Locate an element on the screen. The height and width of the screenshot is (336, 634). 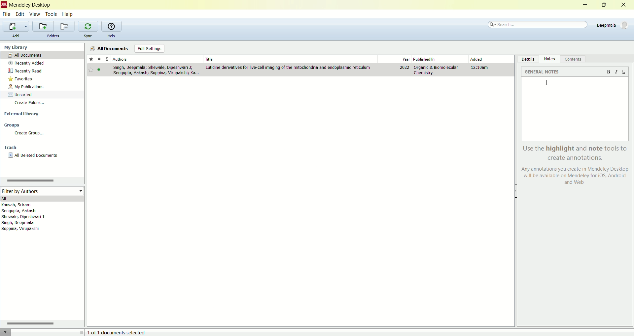
unsorted is located at coordinates (42, 94).